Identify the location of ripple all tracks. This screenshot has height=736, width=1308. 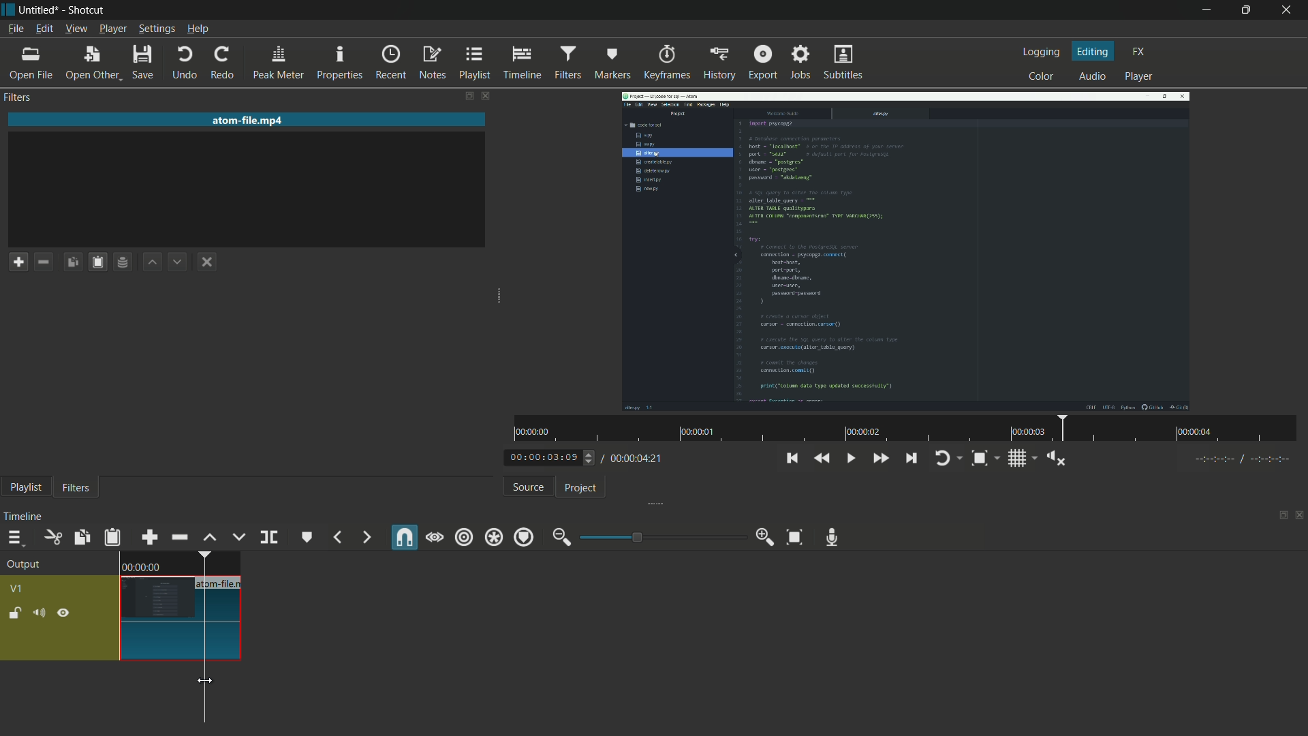
(493, 537).